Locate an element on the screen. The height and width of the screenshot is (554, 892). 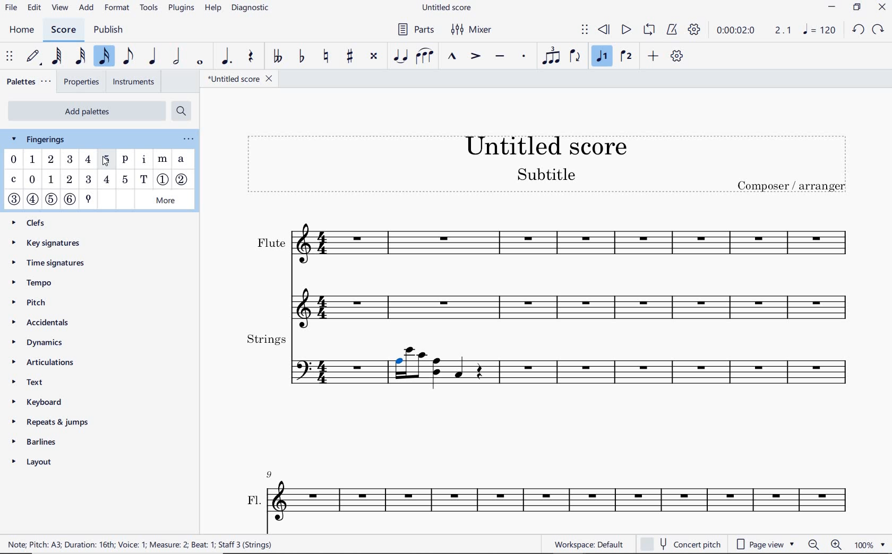
toggle sharp is located at coordinates (349, 56).